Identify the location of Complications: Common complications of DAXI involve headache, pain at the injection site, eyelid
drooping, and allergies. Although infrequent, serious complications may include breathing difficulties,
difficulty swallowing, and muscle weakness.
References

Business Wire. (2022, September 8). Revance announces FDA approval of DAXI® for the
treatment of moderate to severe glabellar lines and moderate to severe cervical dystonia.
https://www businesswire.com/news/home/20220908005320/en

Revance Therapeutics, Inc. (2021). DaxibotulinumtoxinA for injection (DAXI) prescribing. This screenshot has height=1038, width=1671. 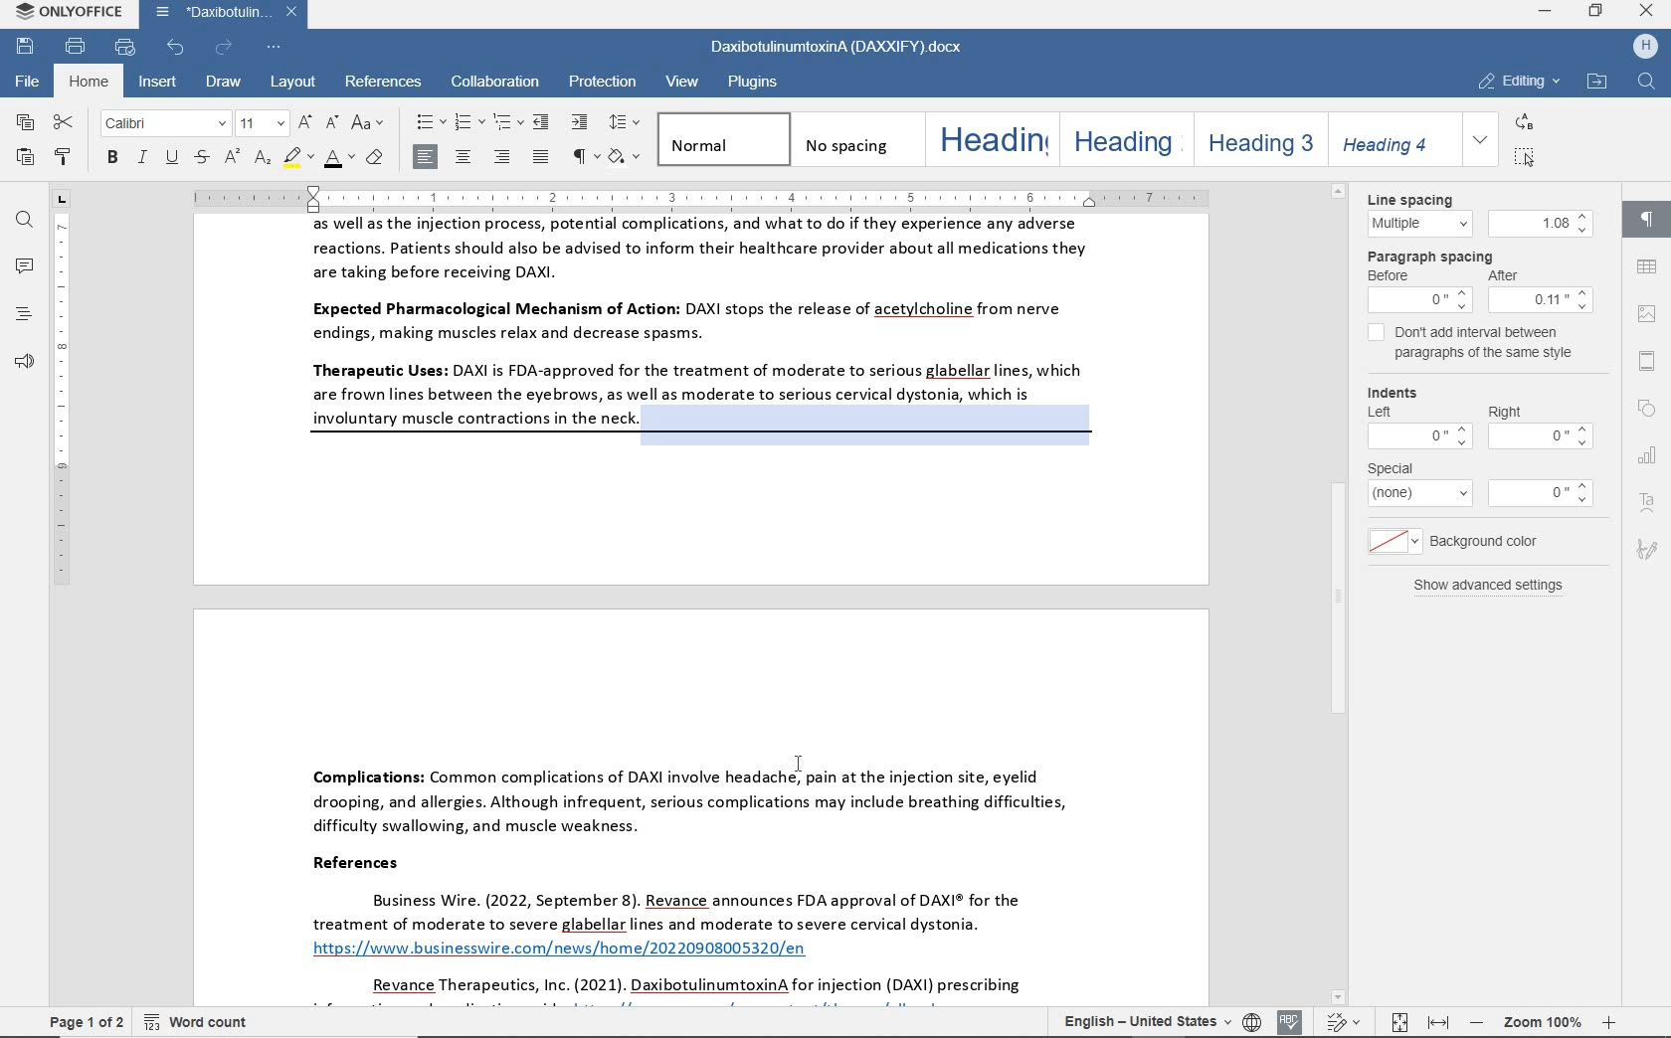
(702, 803).